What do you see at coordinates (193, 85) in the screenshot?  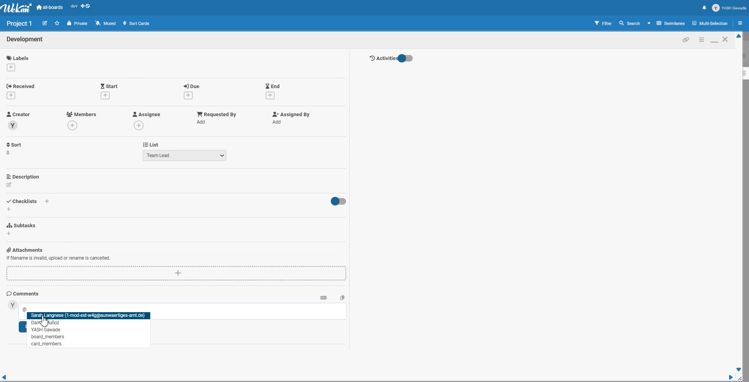 I see `Add Due date` at bounding box center [193, 85].